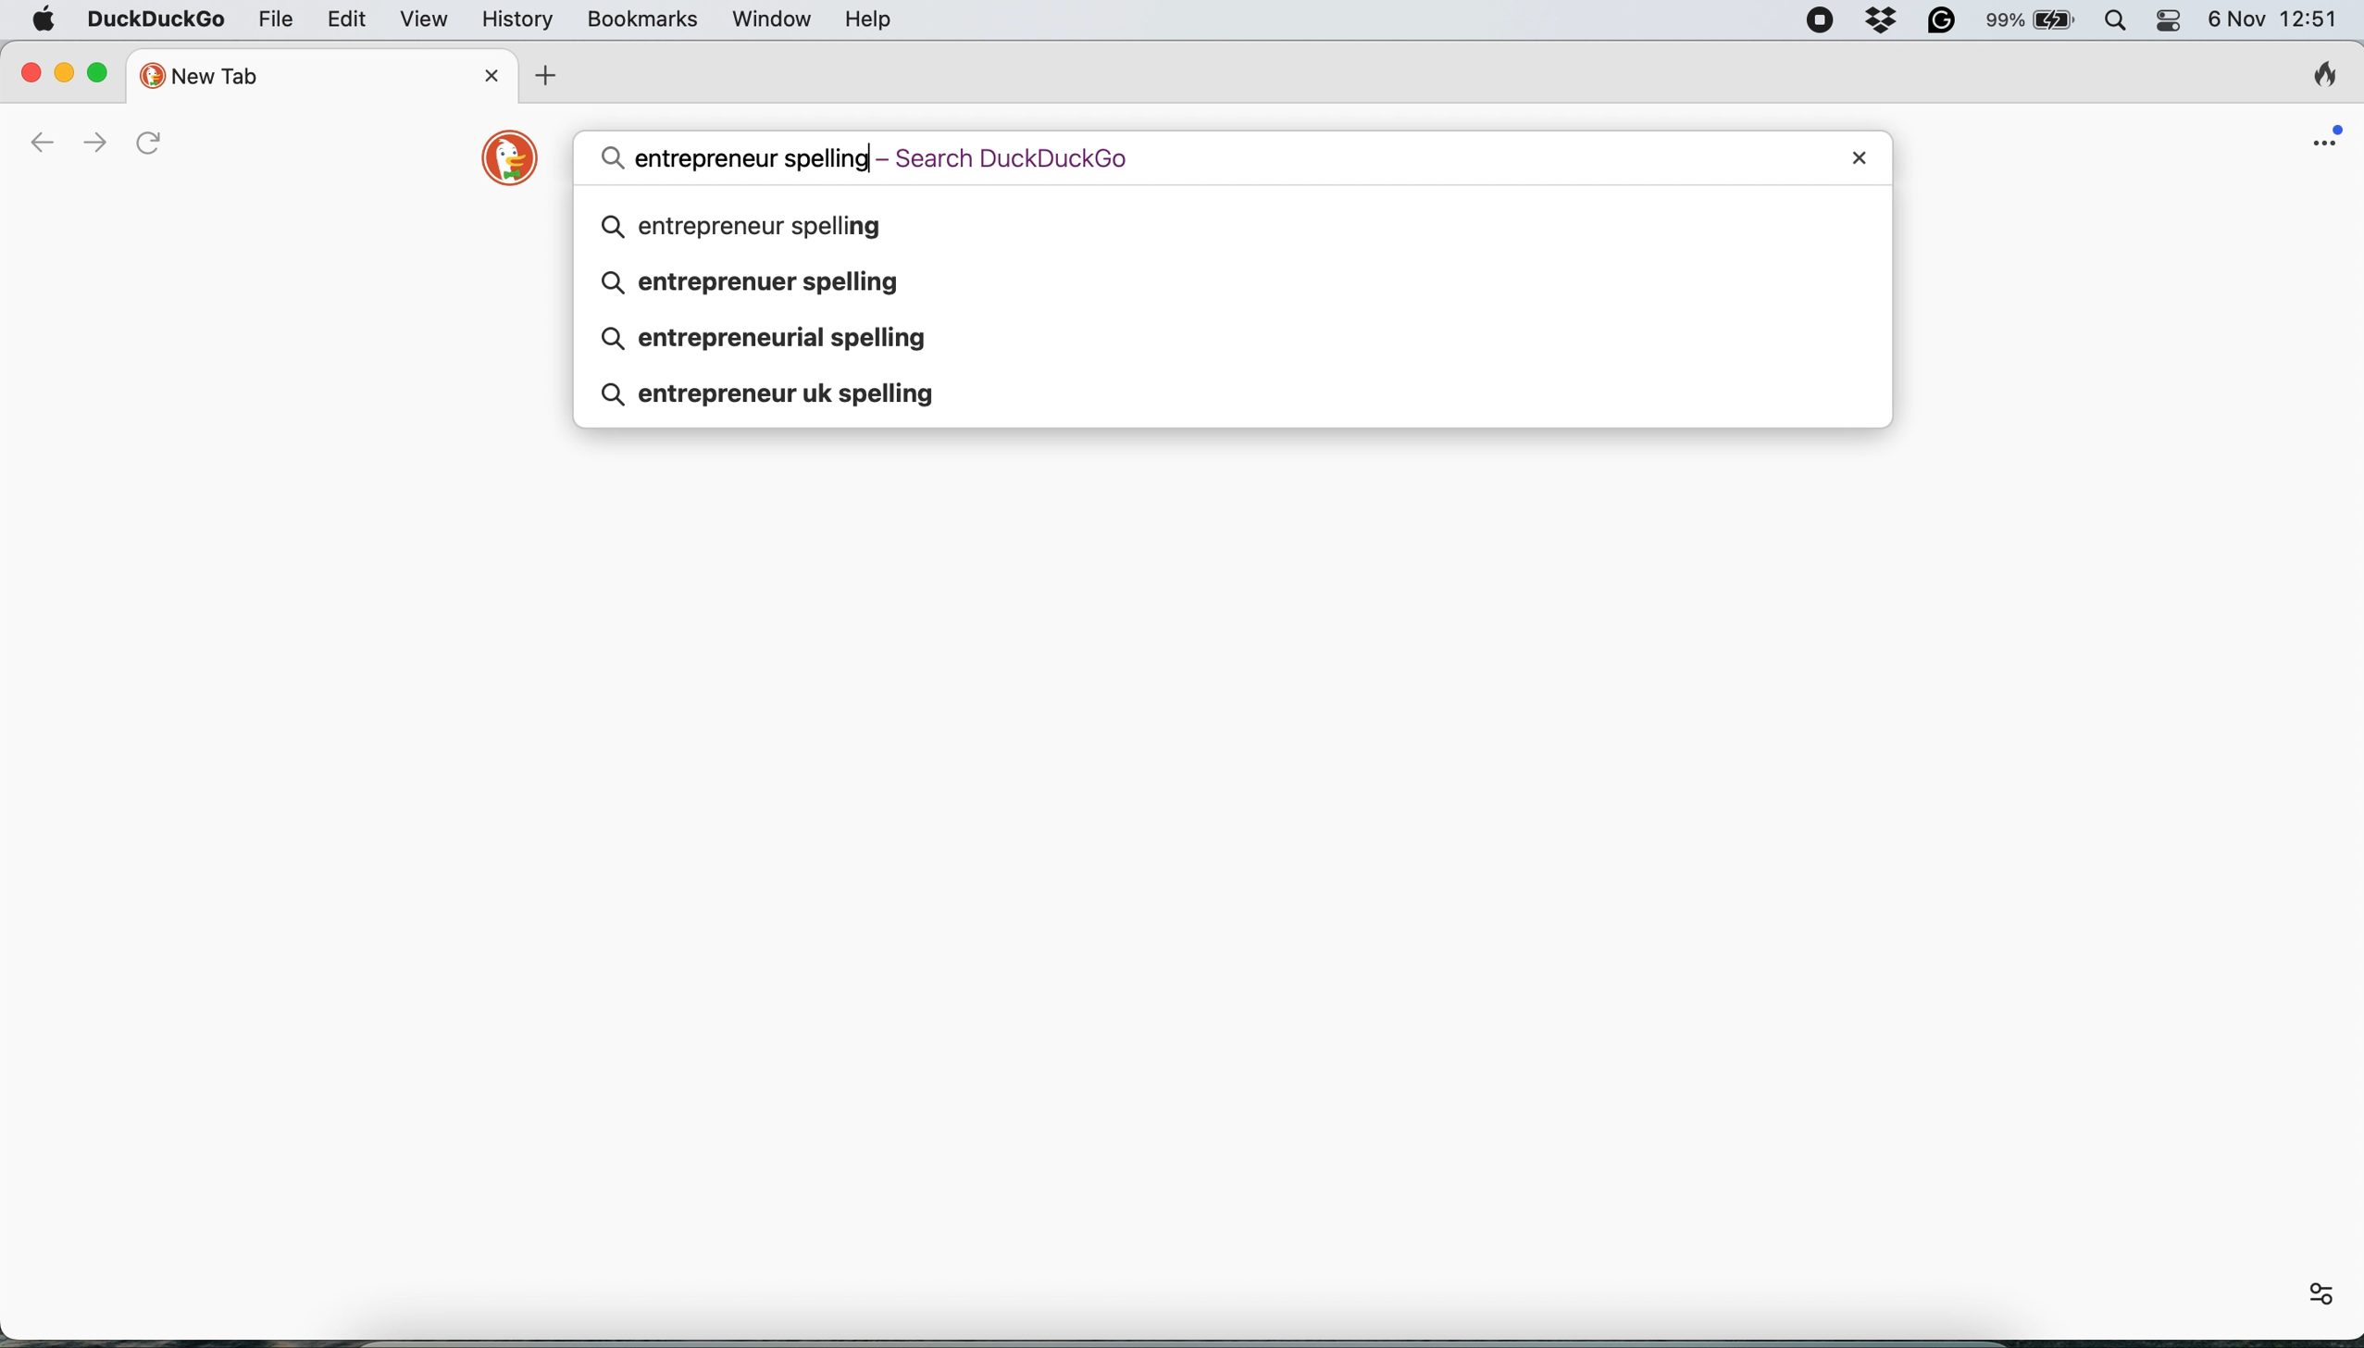 The width and height of the screenshot is (2364, 1348). I want to click on new tab, so click(321, 71).